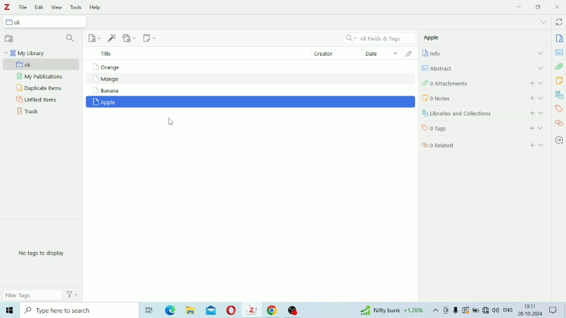  Describe the element at coordinates (462, 114) in the screenshot. I see `Libraries and collections` at that location.